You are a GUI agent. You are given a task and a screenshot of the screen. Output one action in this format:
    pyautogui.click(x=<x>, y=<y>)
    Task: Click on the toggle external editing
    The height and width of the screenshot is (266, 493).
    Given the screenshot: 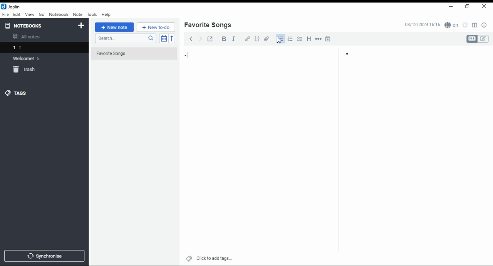 What is the action you would take?
    pyautogui.click(x=210, y=38)
    